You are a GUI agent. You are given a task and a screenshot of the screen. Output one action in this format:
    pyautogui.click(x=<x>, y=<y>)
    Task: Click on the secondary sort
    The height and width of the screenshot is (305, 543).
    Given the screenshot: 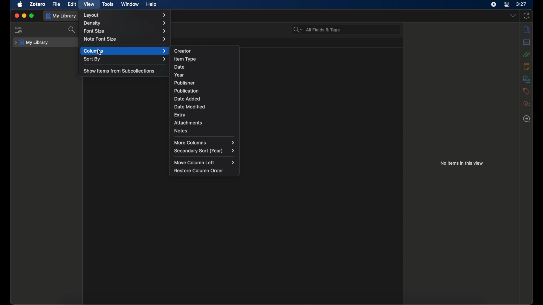 What is the action you would take?
    pyautogui.click(x=204, y=151)
    